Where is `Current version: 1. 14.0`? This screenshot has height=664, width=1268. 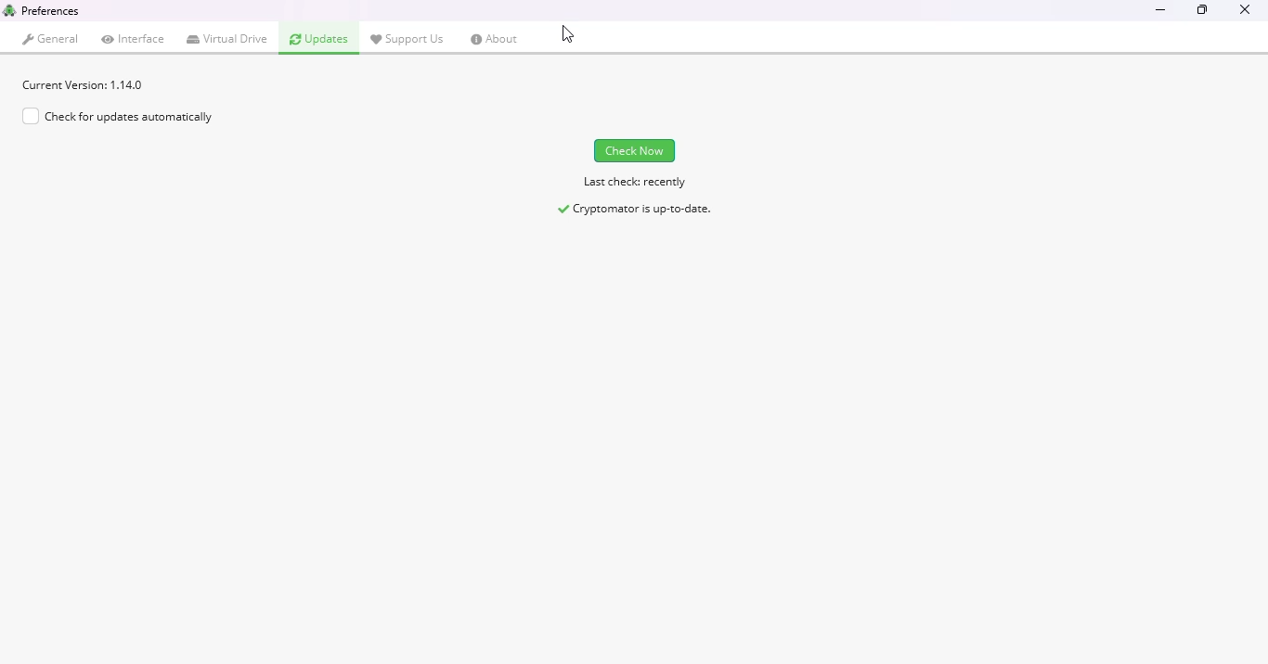 Current version: 1. 14.0 is located at coordinates (84, 84).